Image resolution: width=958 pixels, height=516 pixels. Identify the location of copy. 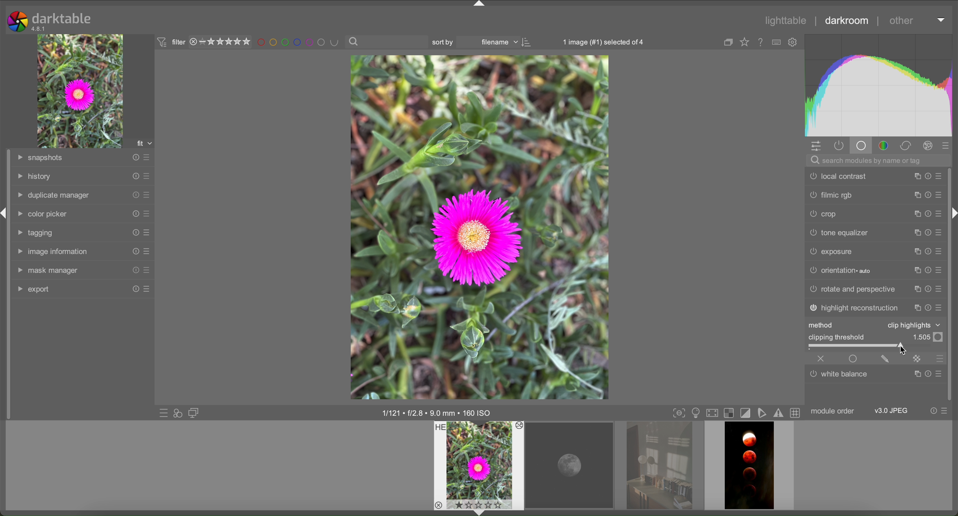
(729, 42).